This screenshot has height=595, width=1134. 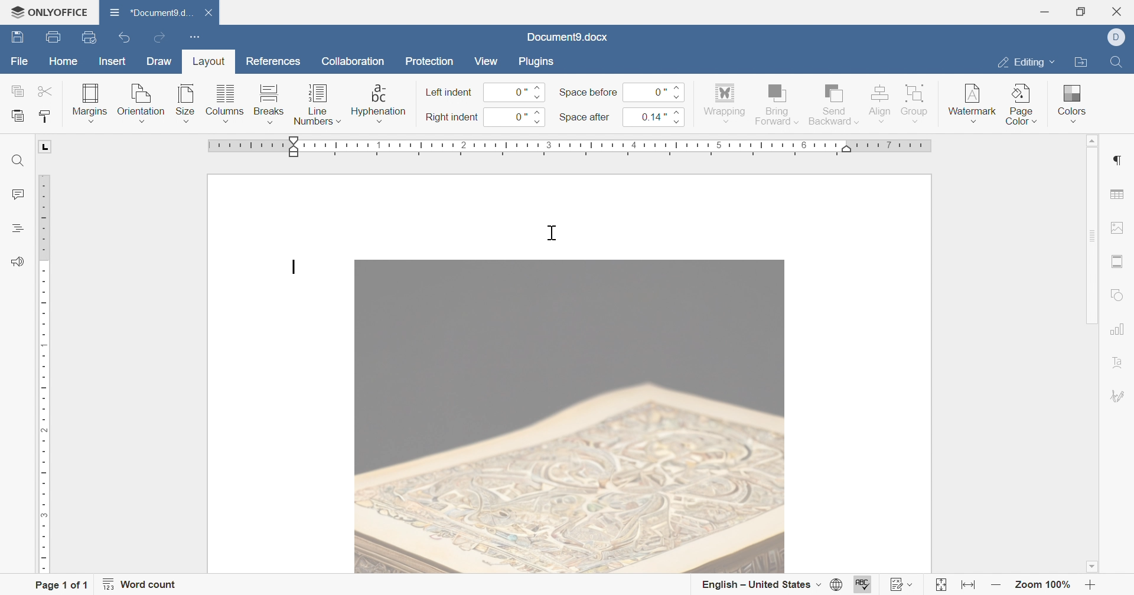 What do you see at coordinates (429, 64) in the screenshot?
I see `protection` at bounding box center [429, 64].